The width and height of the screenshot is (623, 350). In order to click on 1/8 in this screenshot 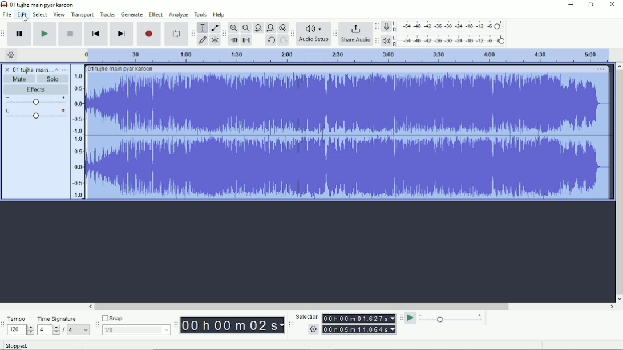, I will do `click(136, 329)`.